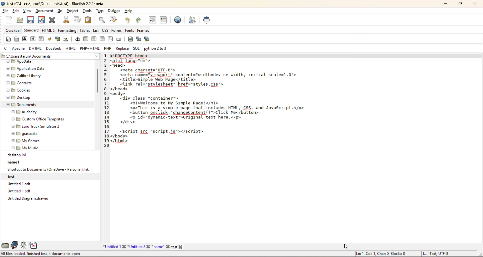 The width and height of the screenshot is (483, 257). I want to click on name1, so click(49, 162).